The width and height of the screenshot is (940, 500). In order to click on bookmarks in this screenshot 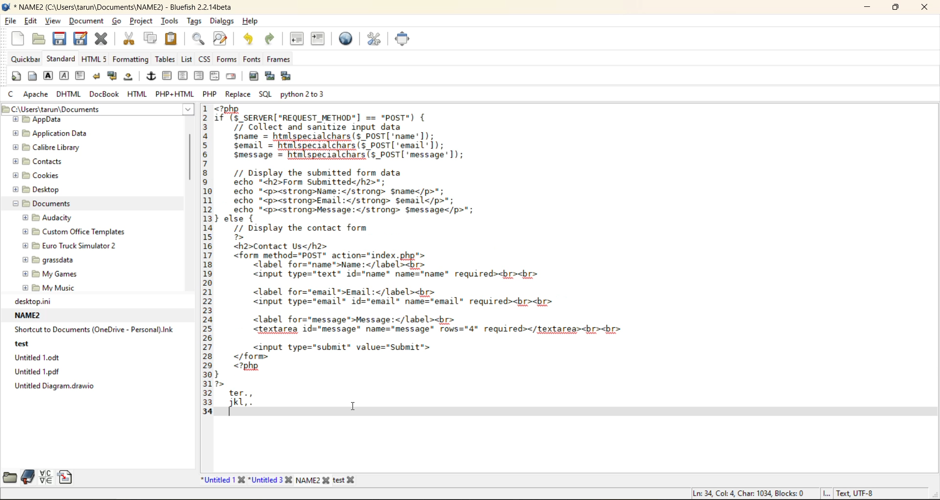, I will do `click(26, 476)`.